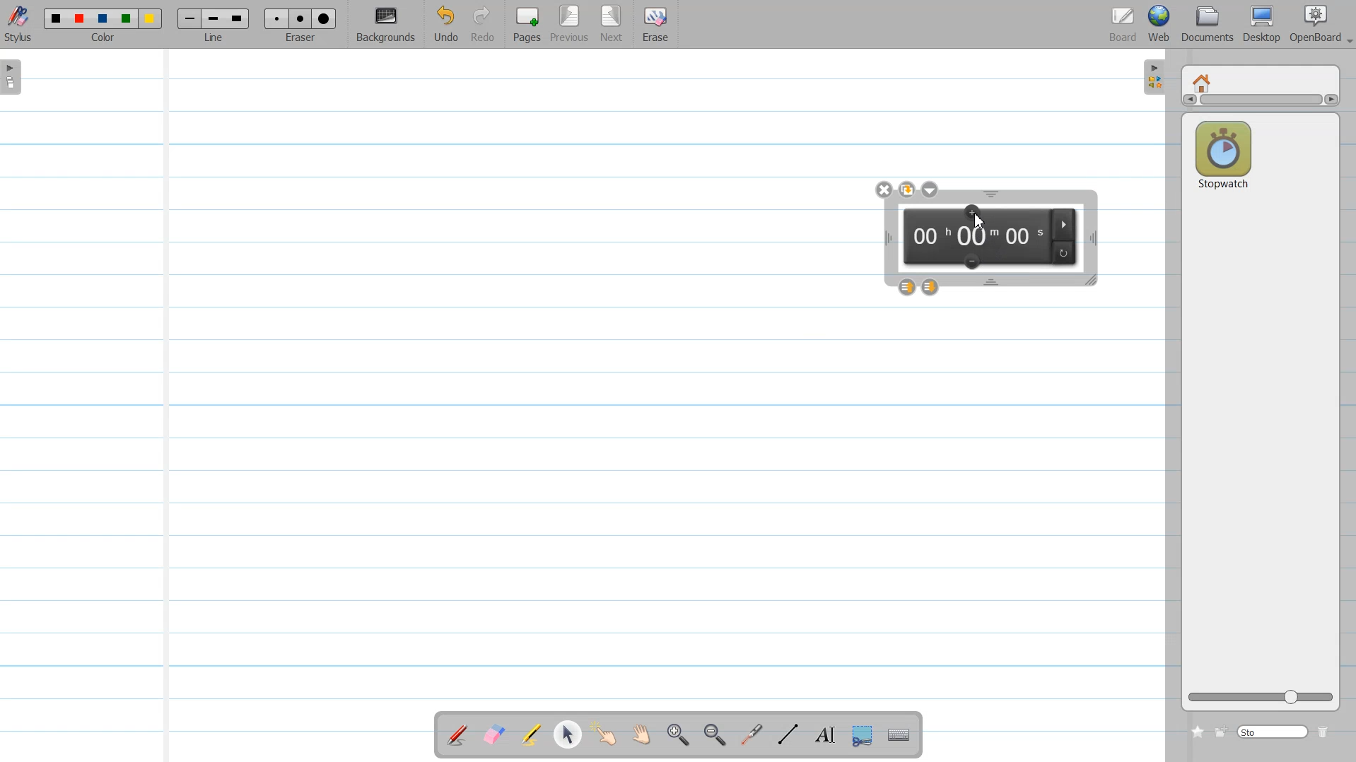 The image size is (1356, 762). What do you see at coordinates (906, 287) in the screenshot?
I see `Layer up` at bounding box center [906, 287].